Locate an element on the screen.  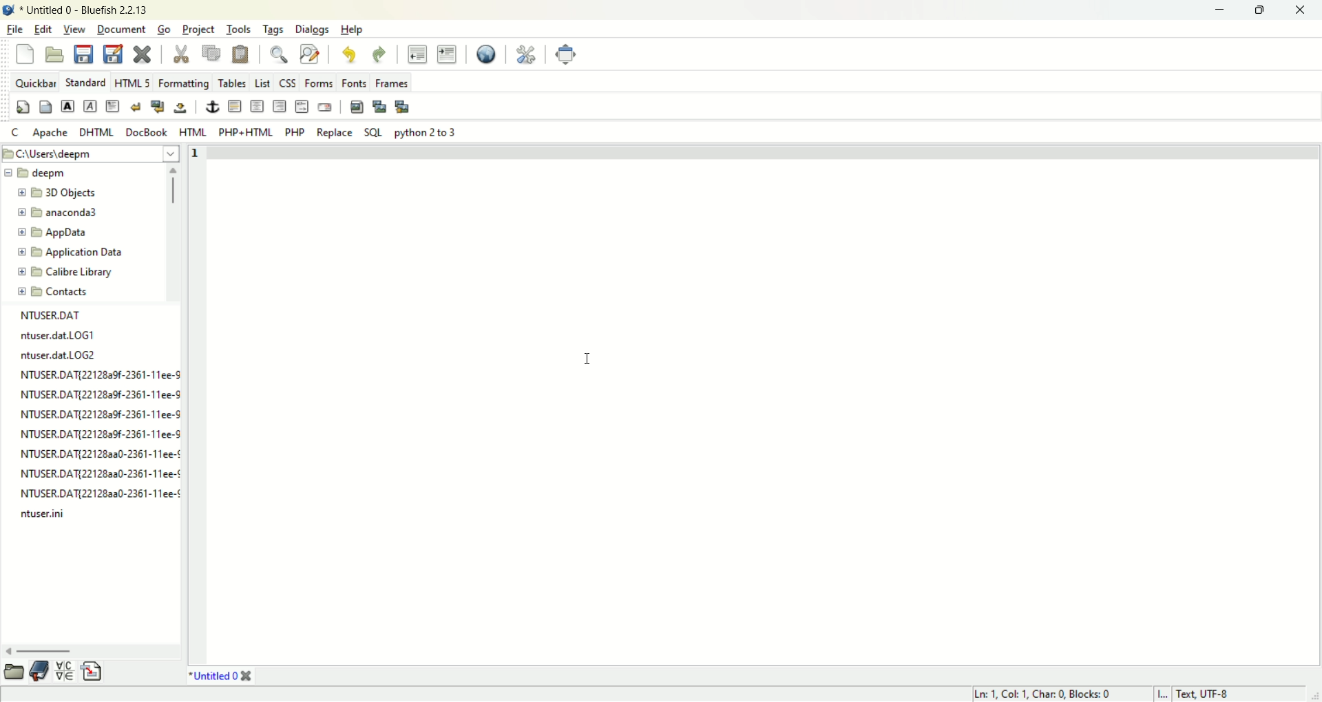
tables is located at coordinates (230, 83).